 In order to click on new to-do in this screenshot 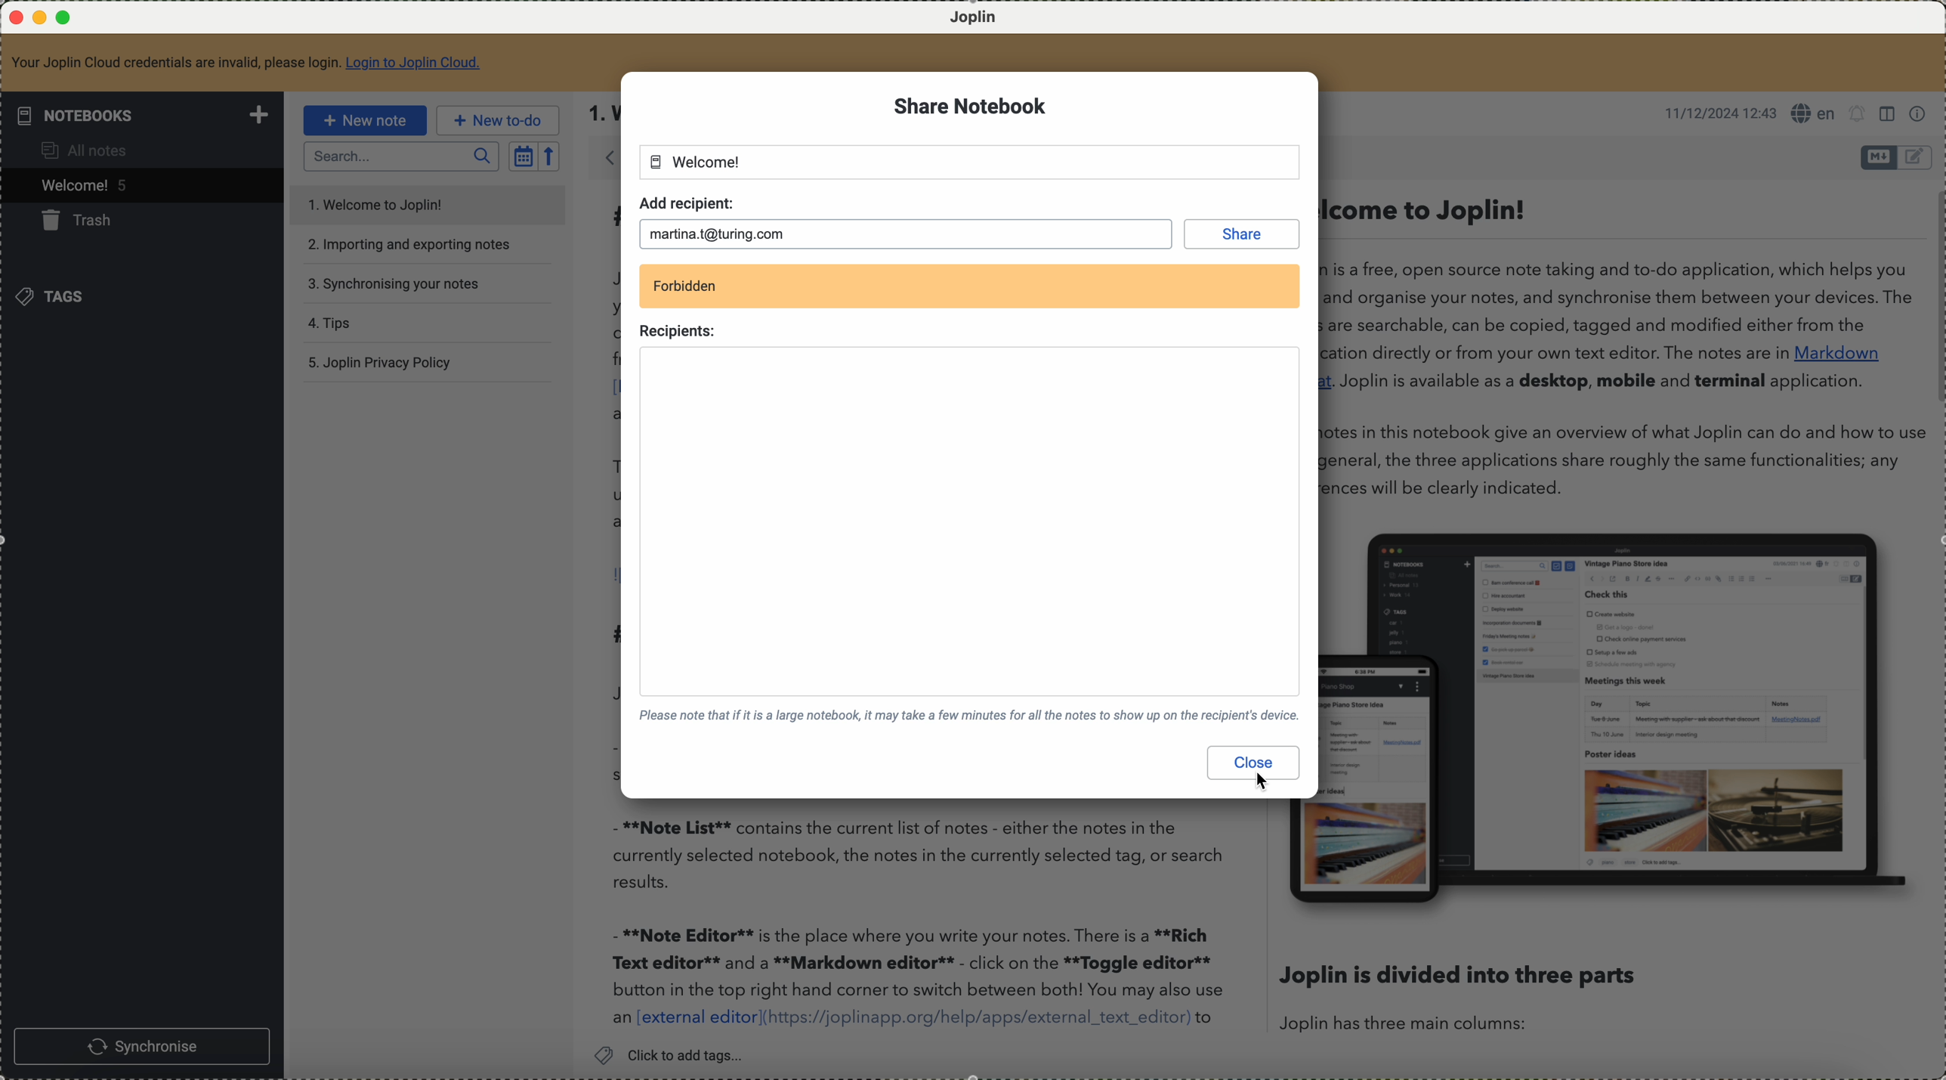, I will do `click(498, 120)`.